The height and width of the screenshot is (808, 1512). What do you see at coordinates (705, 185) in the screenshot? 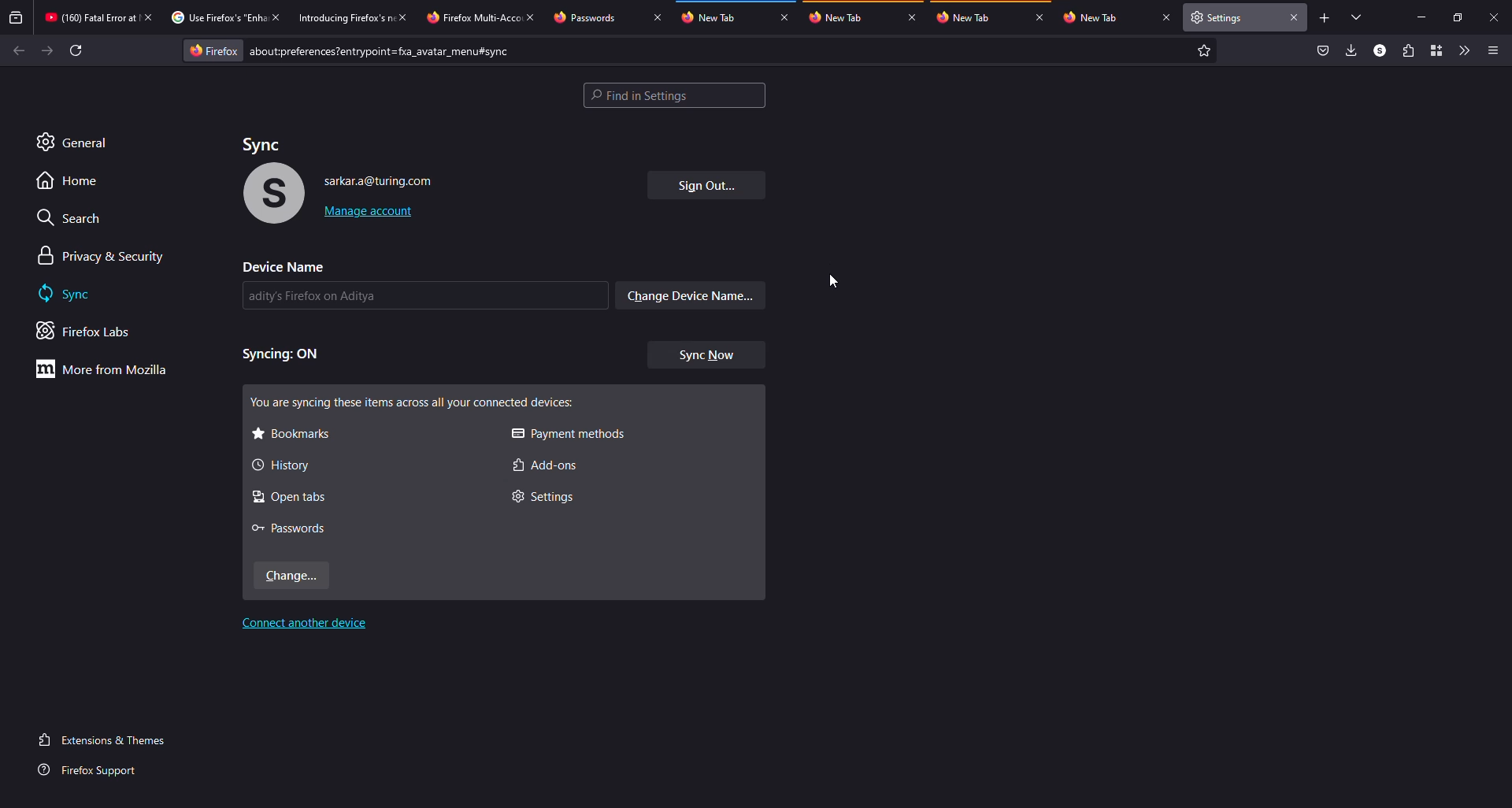
I see `sign out` at bounding box center [705, 185].